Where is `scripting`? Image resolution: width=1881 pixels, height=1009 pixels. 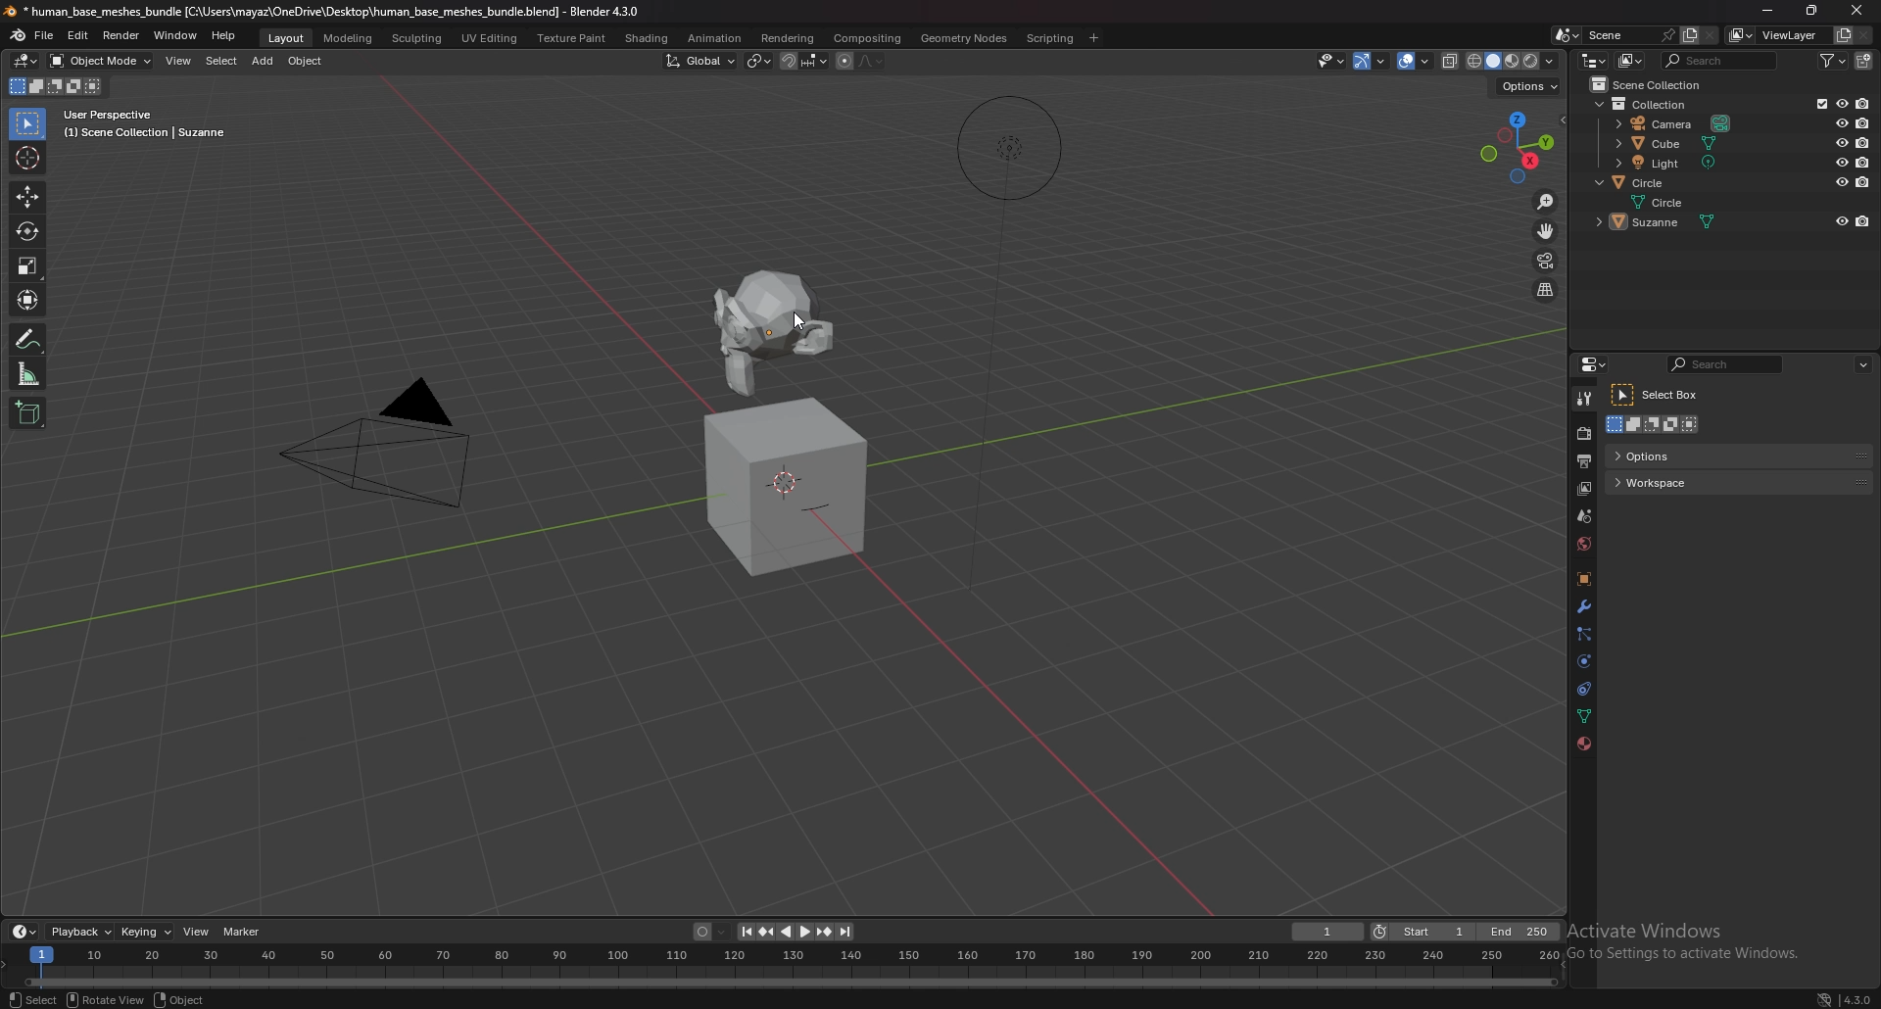
scripting is located at coordinates (1049, 38).